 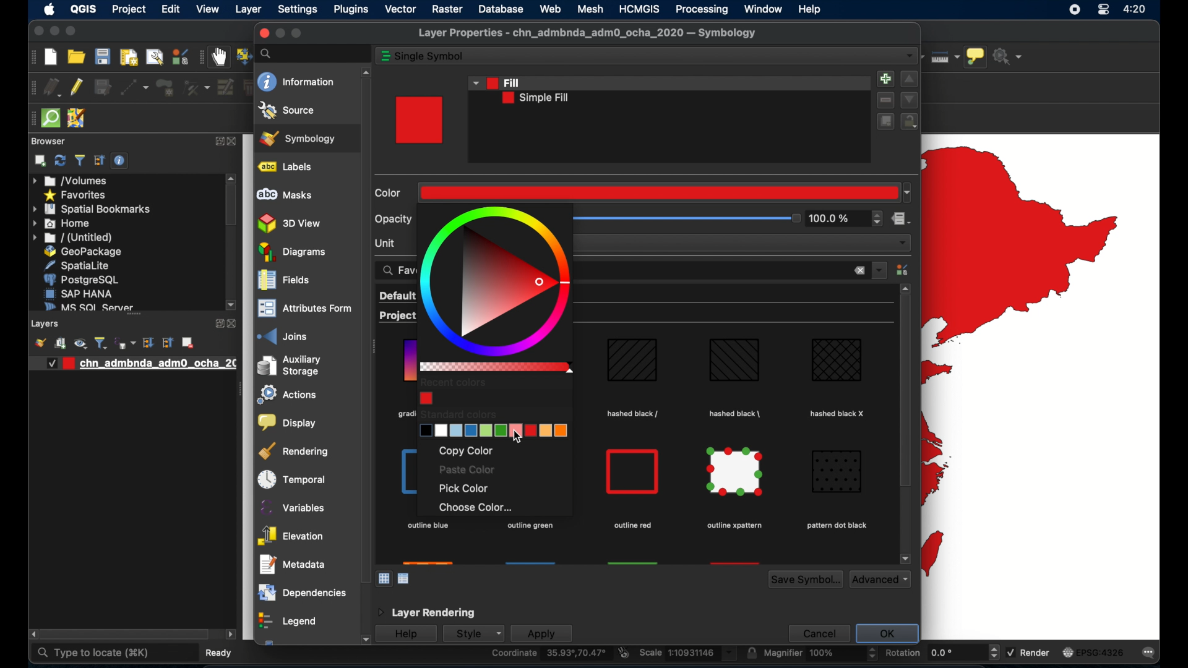 What do you see at coordinates (458, 414) in the screenshot?
I see `standard color` at bounding box center [458, 414].